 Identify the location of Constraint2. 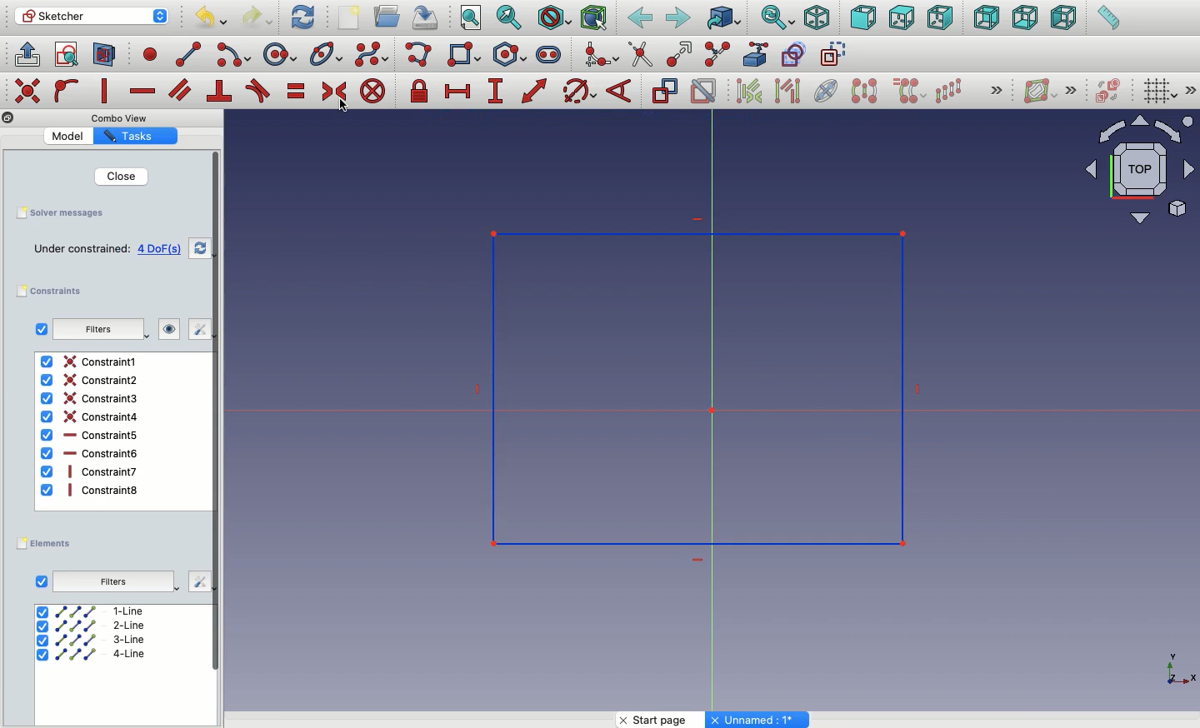
(88, 380).